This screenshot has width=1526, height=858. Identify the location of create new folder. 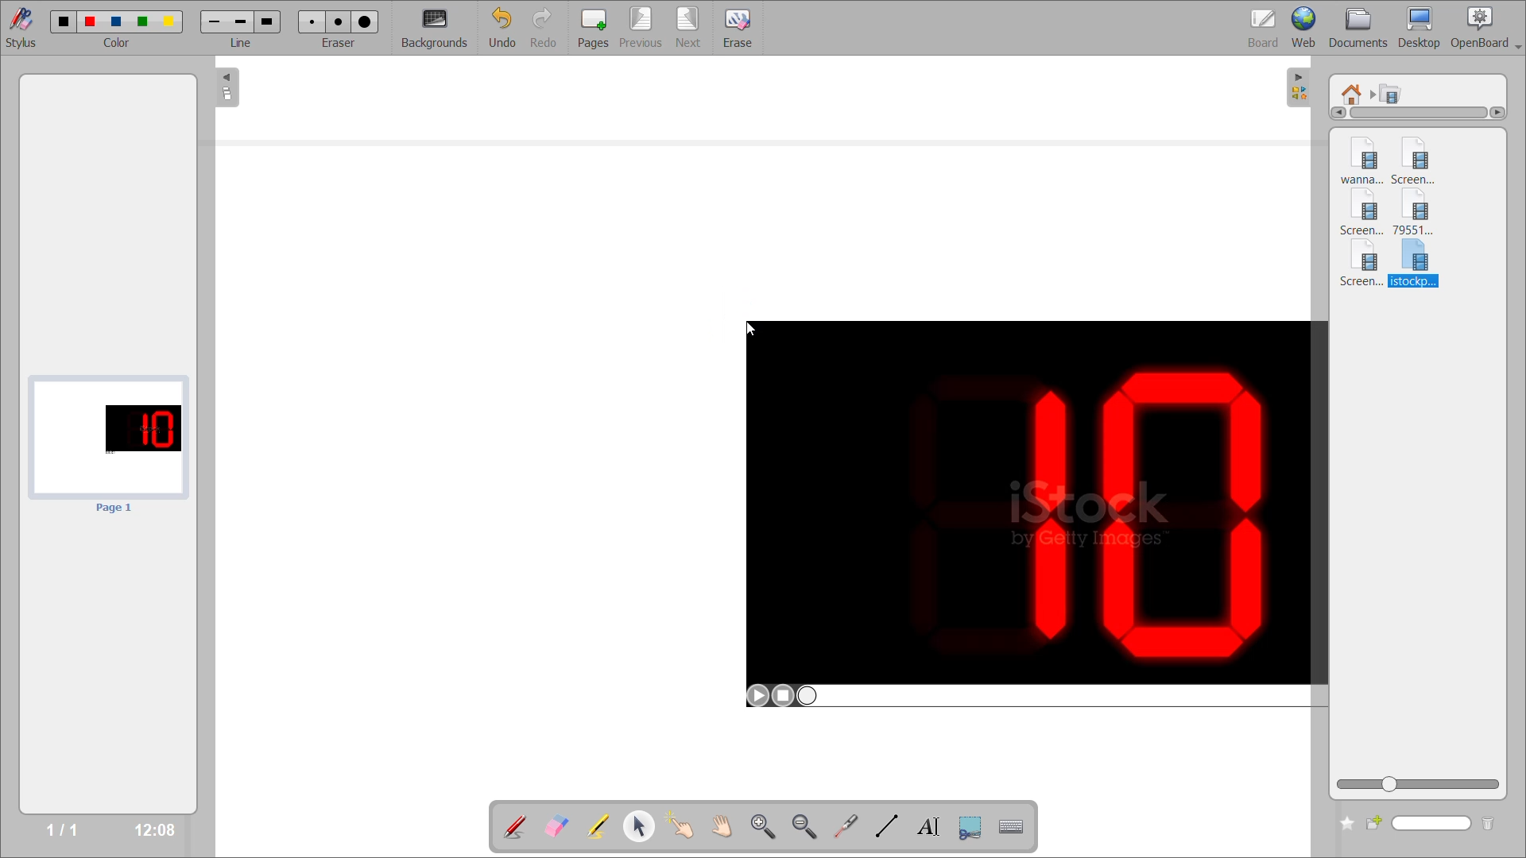
(1343, 824).